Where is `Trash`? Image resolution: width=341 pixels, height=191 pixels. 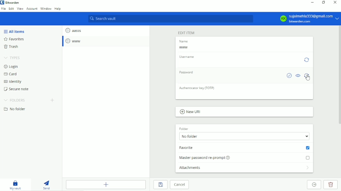 Trash is located at coordinates (11, 47).